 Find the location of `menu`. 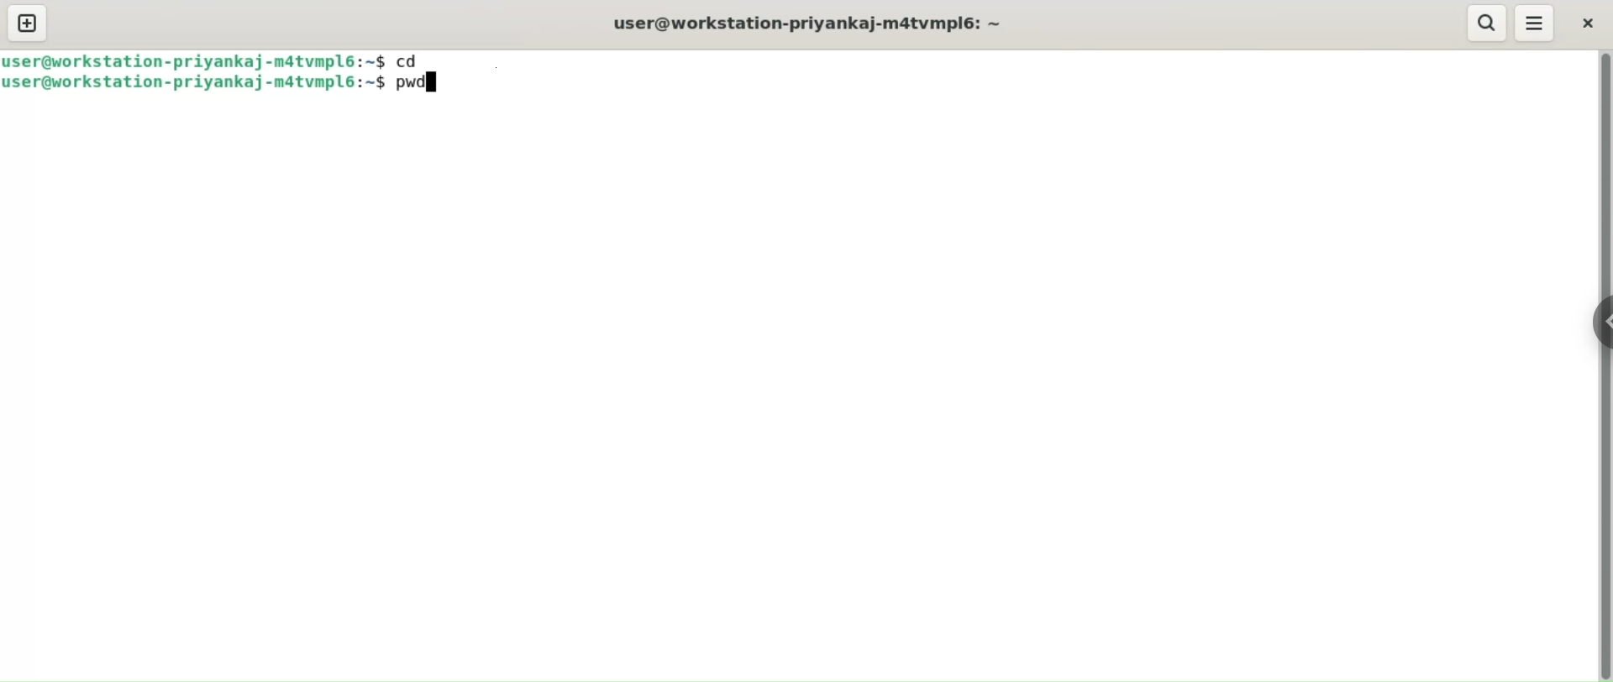

menu is located at coordinates (1535, 23).